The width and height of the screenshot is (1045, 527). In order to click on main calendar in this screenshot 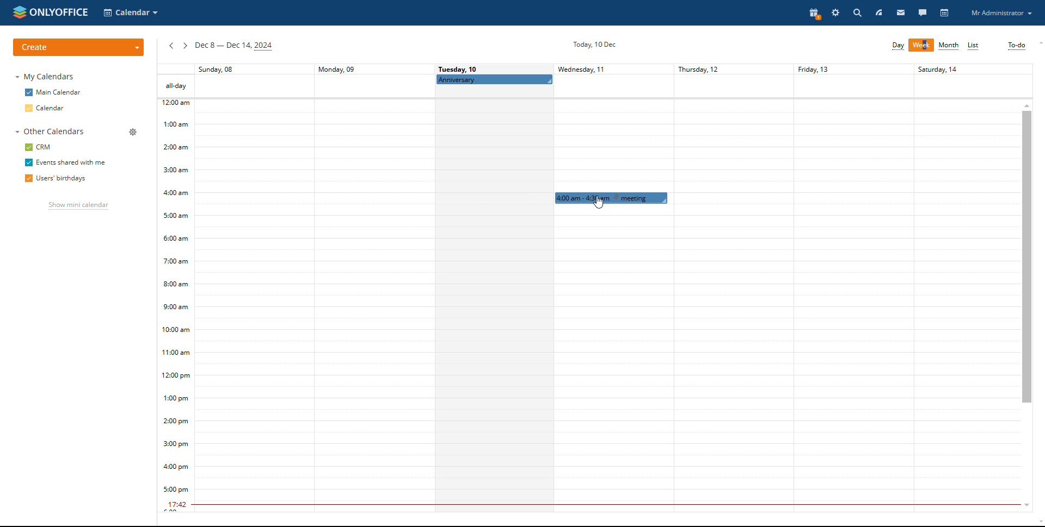, I will do `click(53, 92)`.